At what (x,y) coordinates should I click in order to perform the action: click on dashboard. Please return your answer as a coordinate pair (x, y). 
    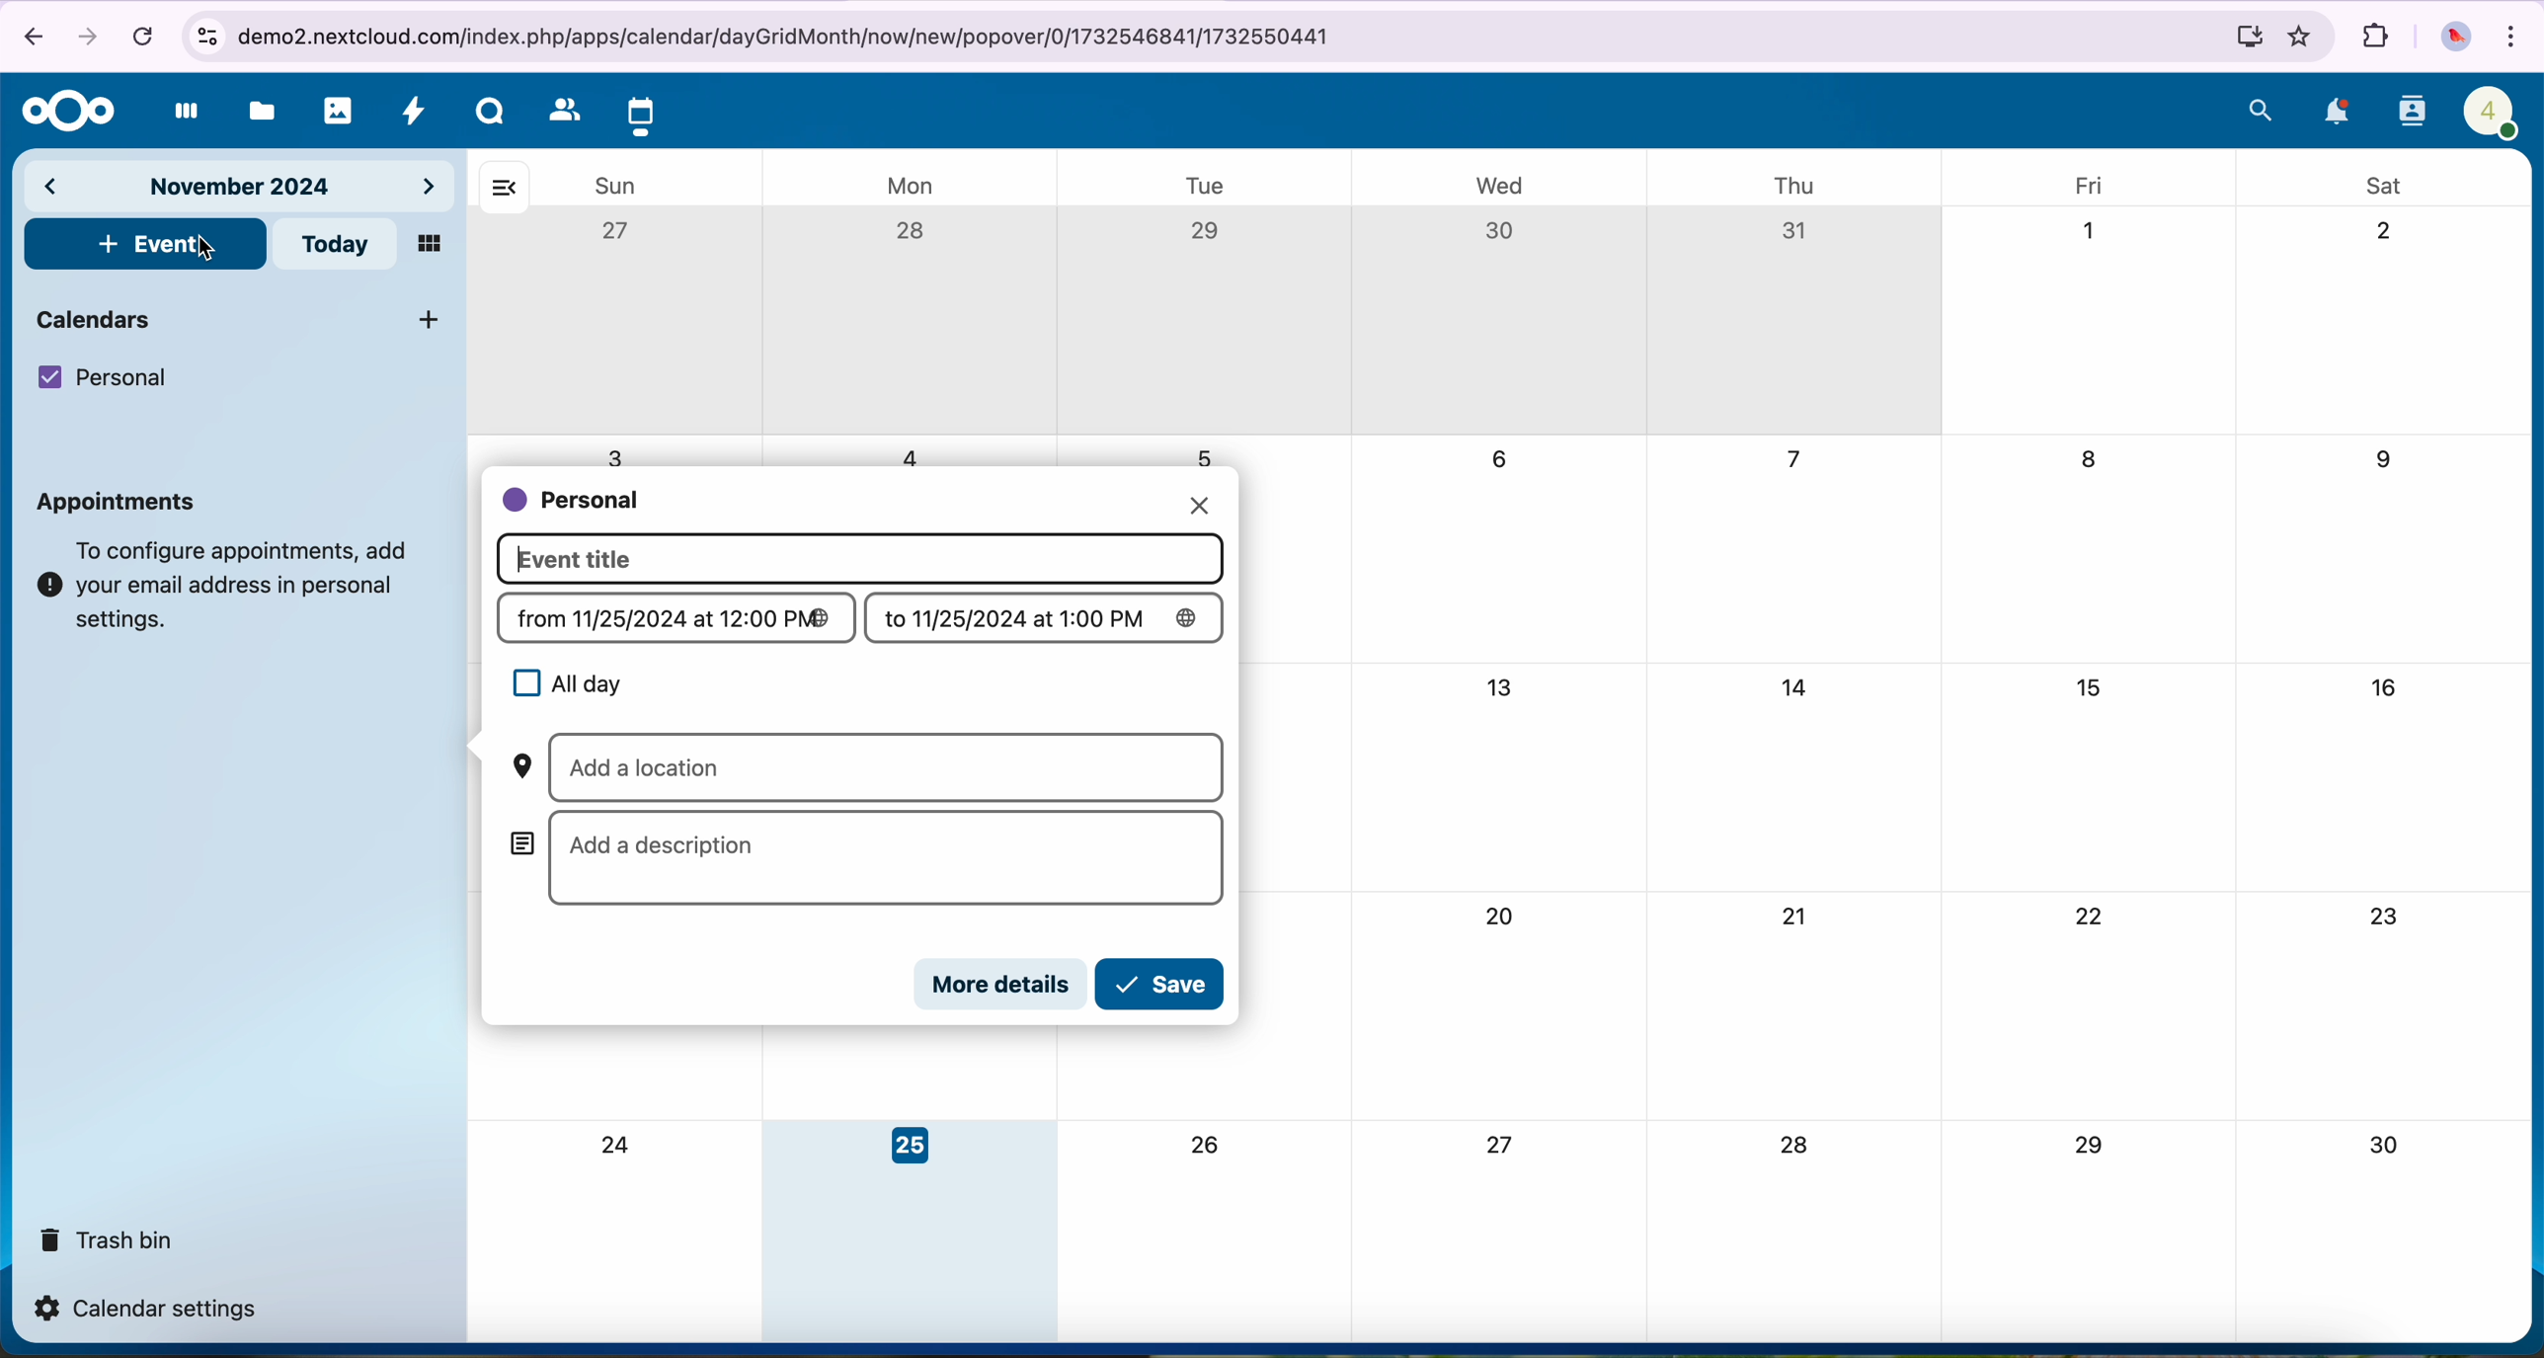
    Looking at the image, I should click on (180, 114).